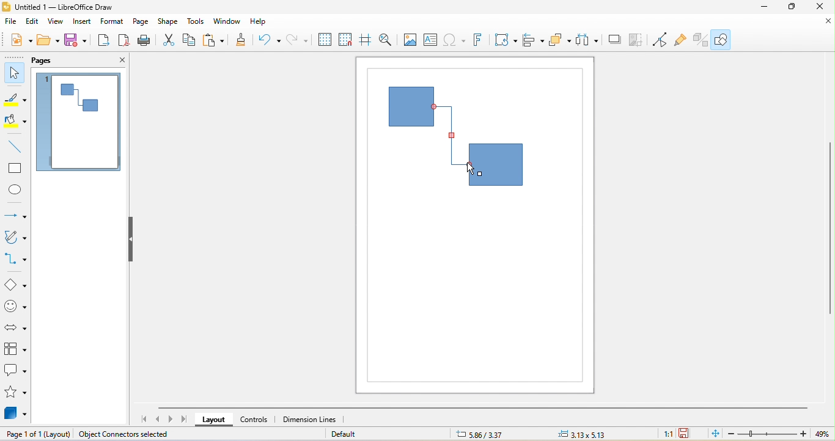  Describe the element at coordinates (15, 215) in the screenshot. I see `lines and arrow` at that location.